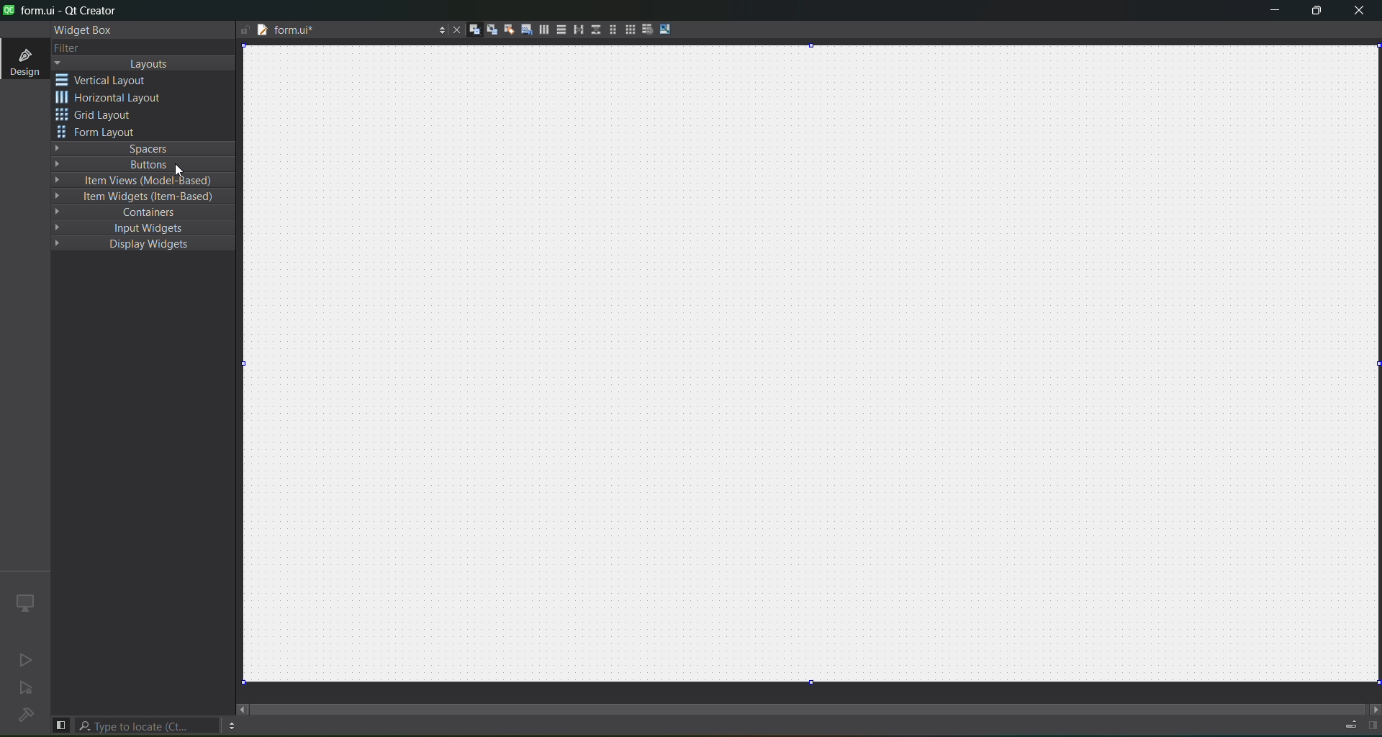  Describe the element at coordinates (526, 32) in the screenshot. I see `edit tab` at that location.